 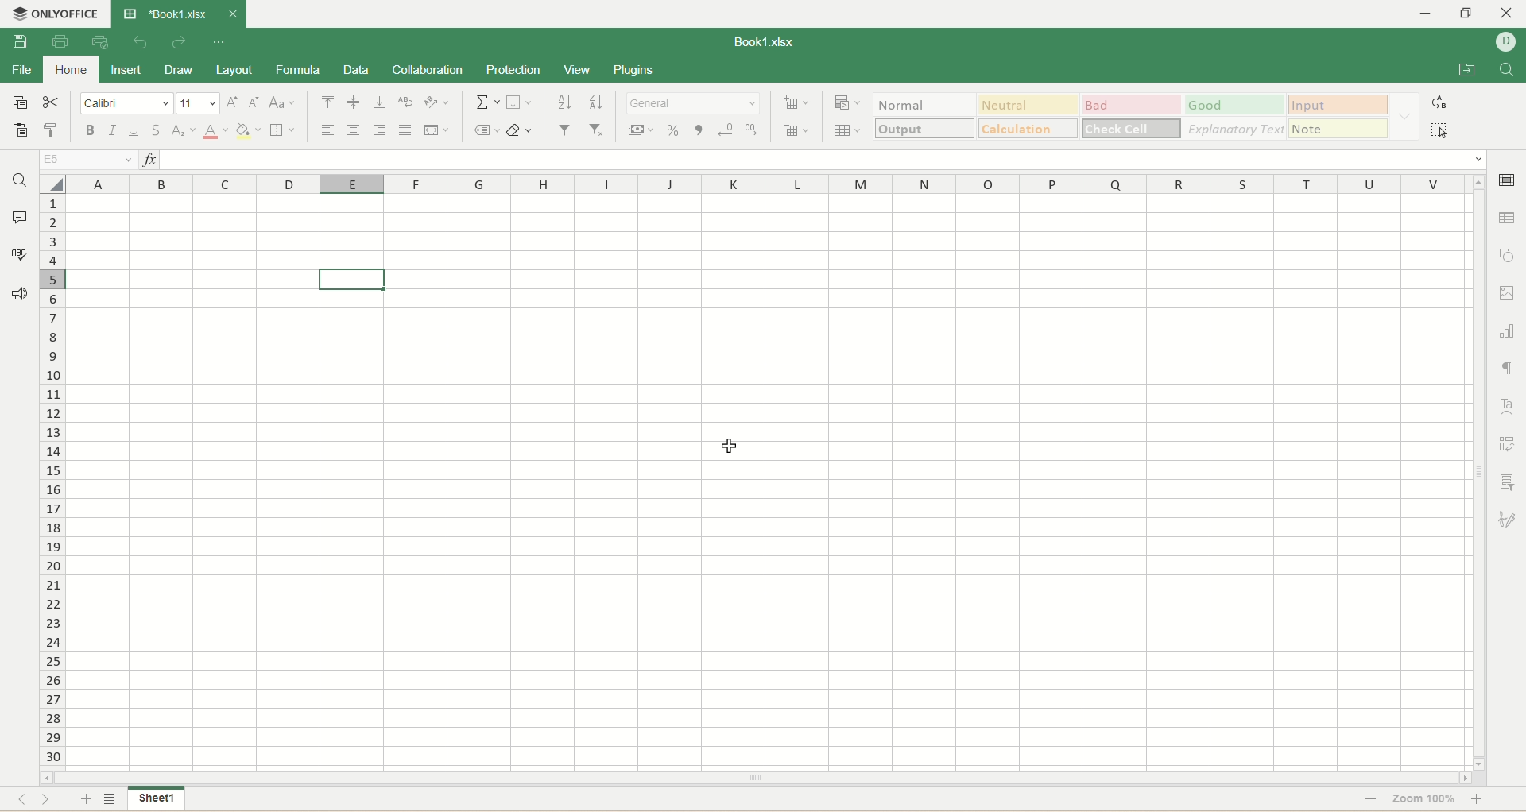 What do you see at coordinates (599, 129) in the screenshot?
I see `remove filter` at bounding box center [599, 129].